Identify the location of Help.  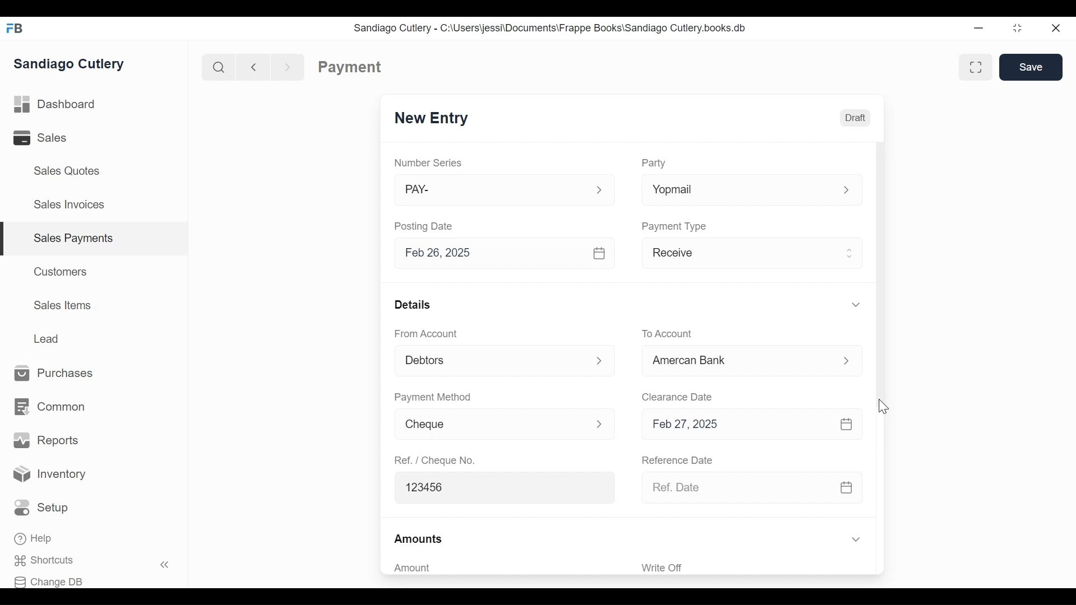
(35, 539).